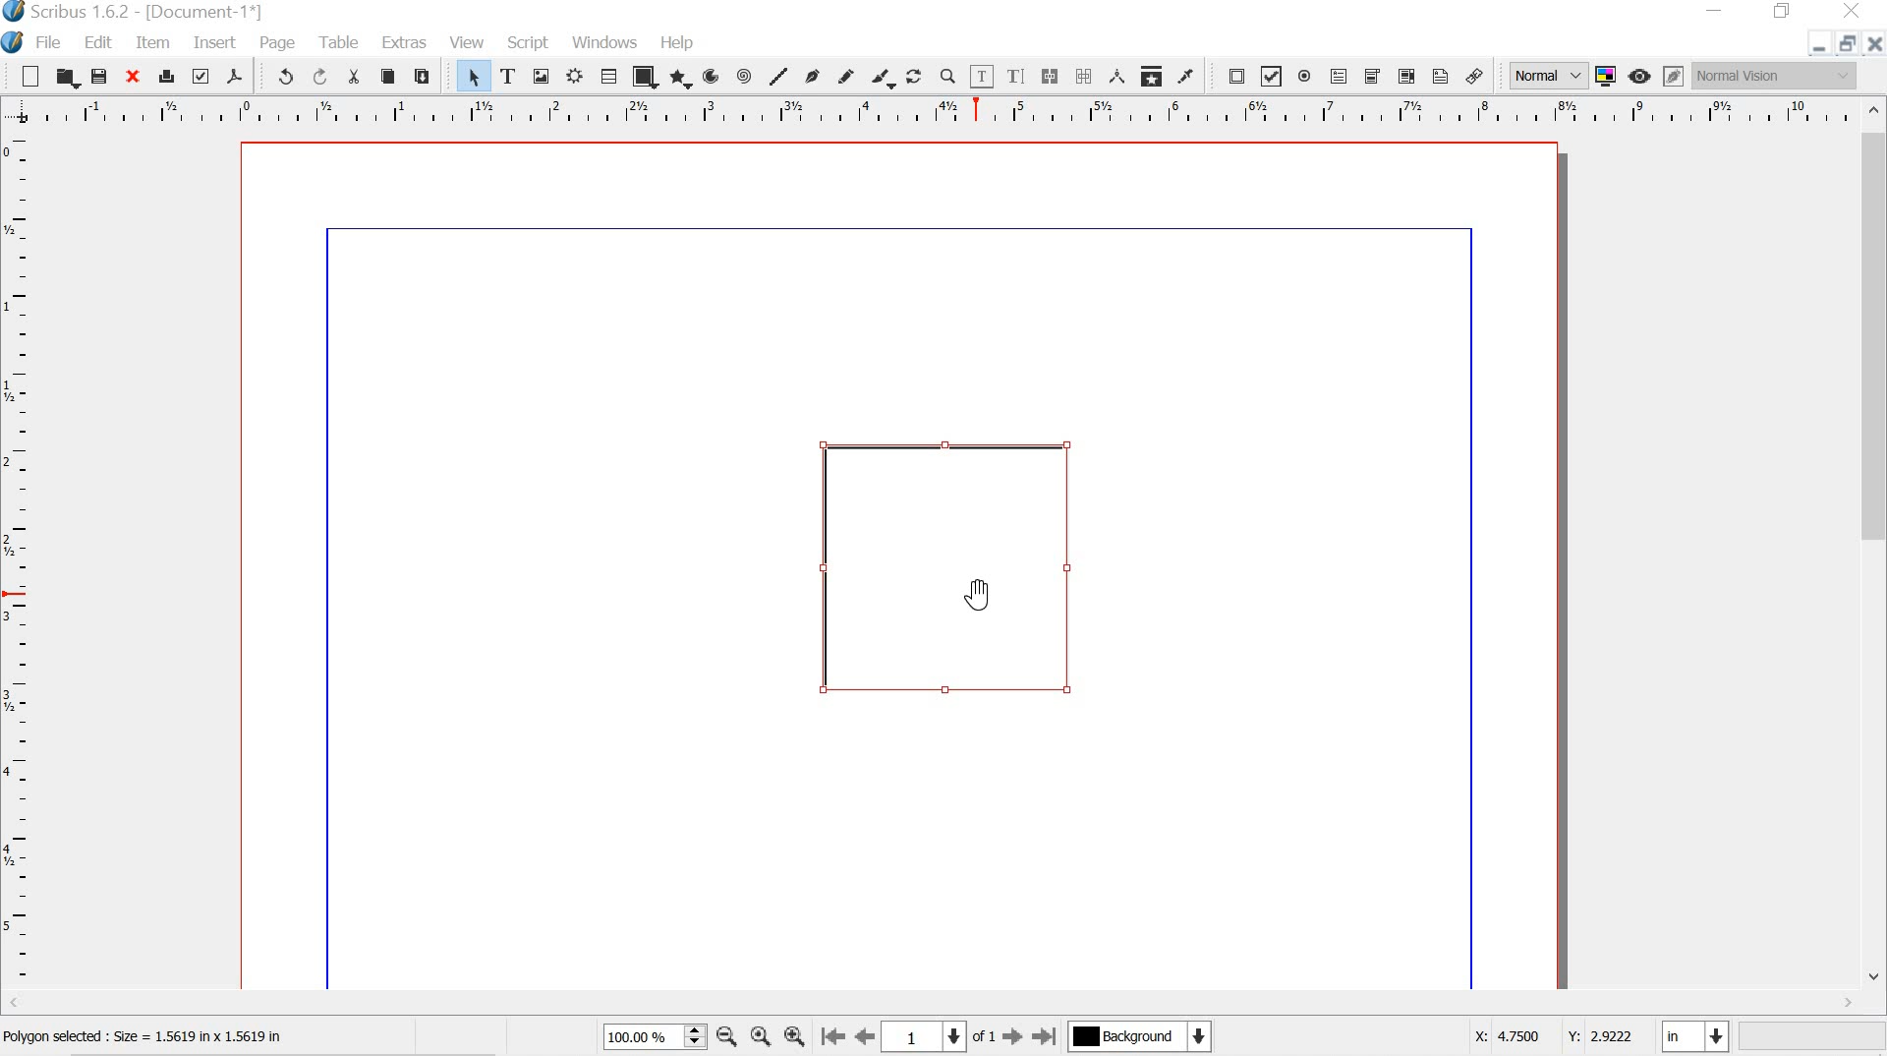  I want to click on link text frames, so click(1052, 76).